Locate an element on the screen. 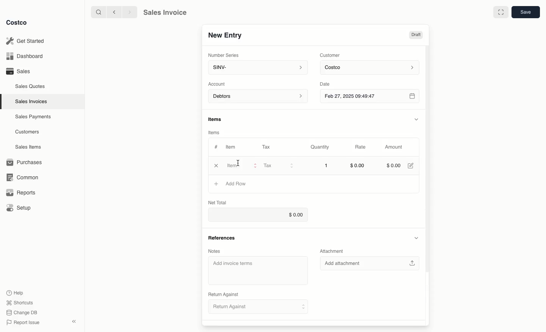 The image size is (546, 332). $0.00 is located at coordinates (256, 214).